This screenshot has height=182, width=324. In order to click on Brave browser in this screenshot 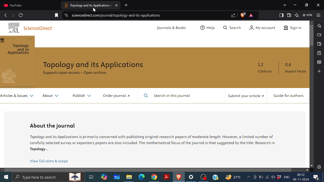, I will do `click(179, 177)`.